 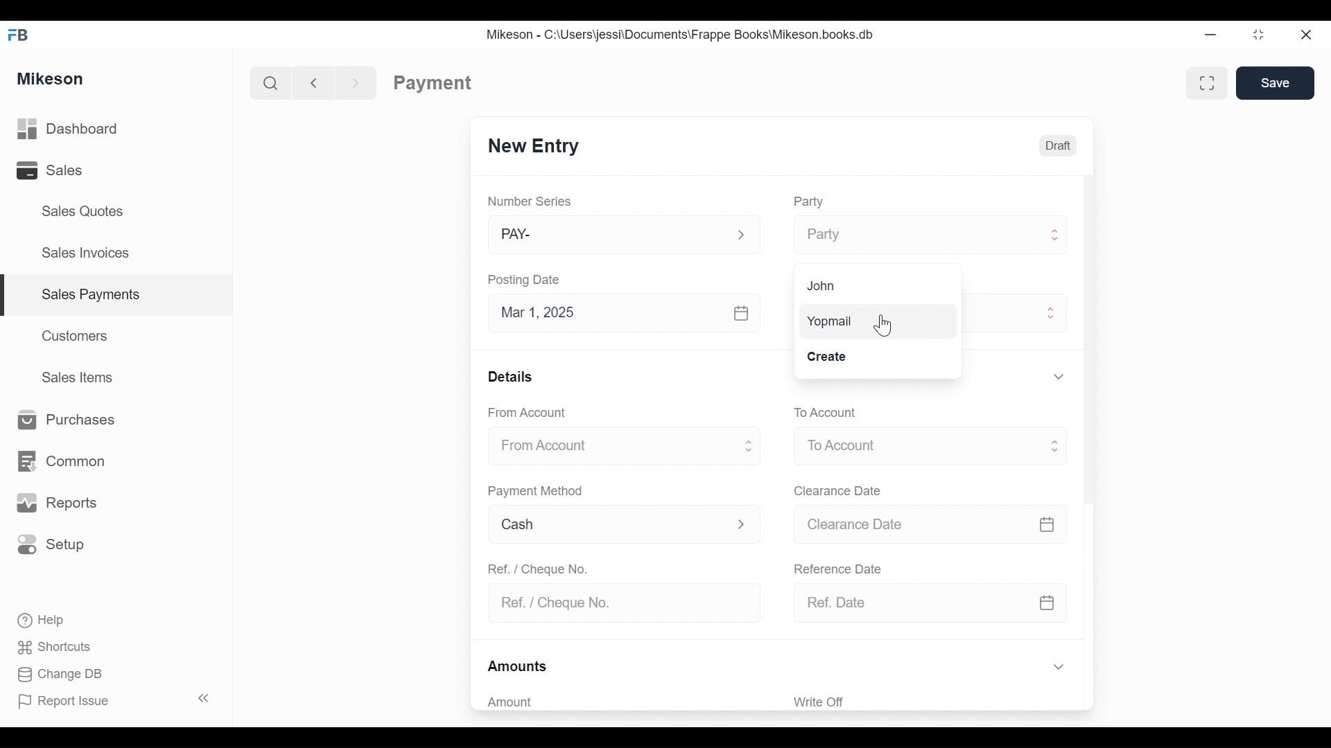 What do you see at coordinates (69, 454) in the screenshot?
I see `Common` at bounding box center [69, 454].